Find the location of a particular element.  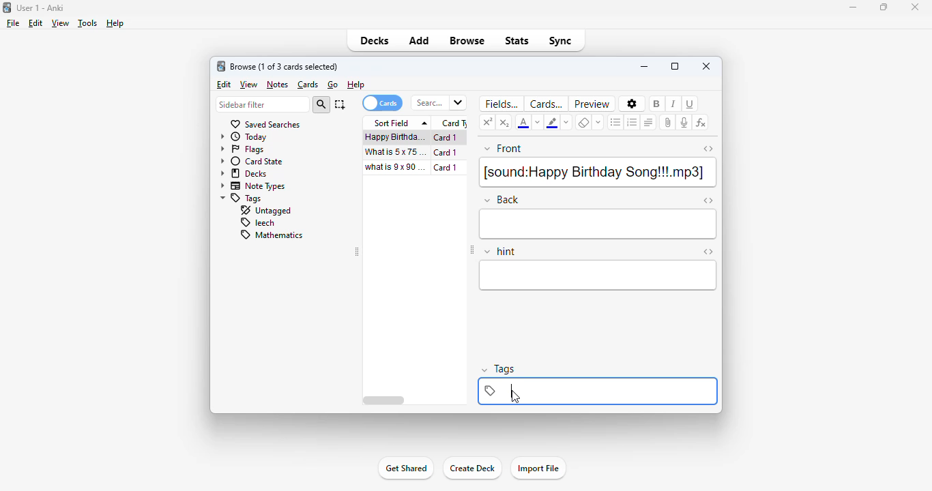

change color is located at coordinates (565, 121).